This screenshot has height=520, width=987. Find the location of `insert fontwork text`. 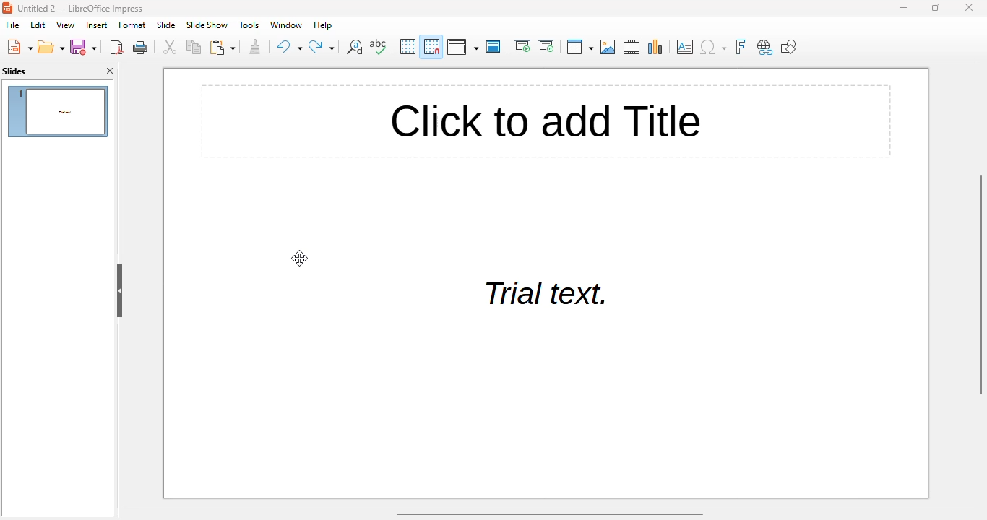

insert fontwork text is located at coordinates (740, 46).